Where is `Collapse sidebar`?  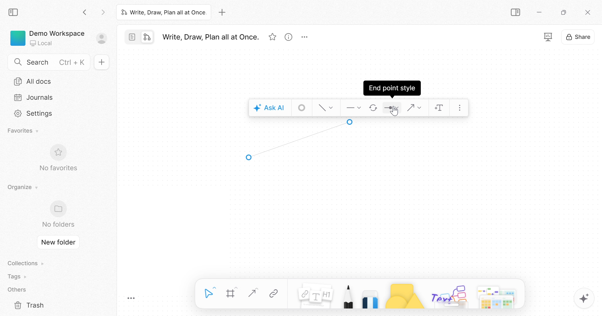 Collapse sidebar is located at coordinates (14, 12).